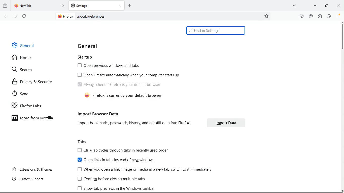  What do you see at coordinates (24, 94) in the screenshot?
I see `sync` at bounding box center [24, 94].